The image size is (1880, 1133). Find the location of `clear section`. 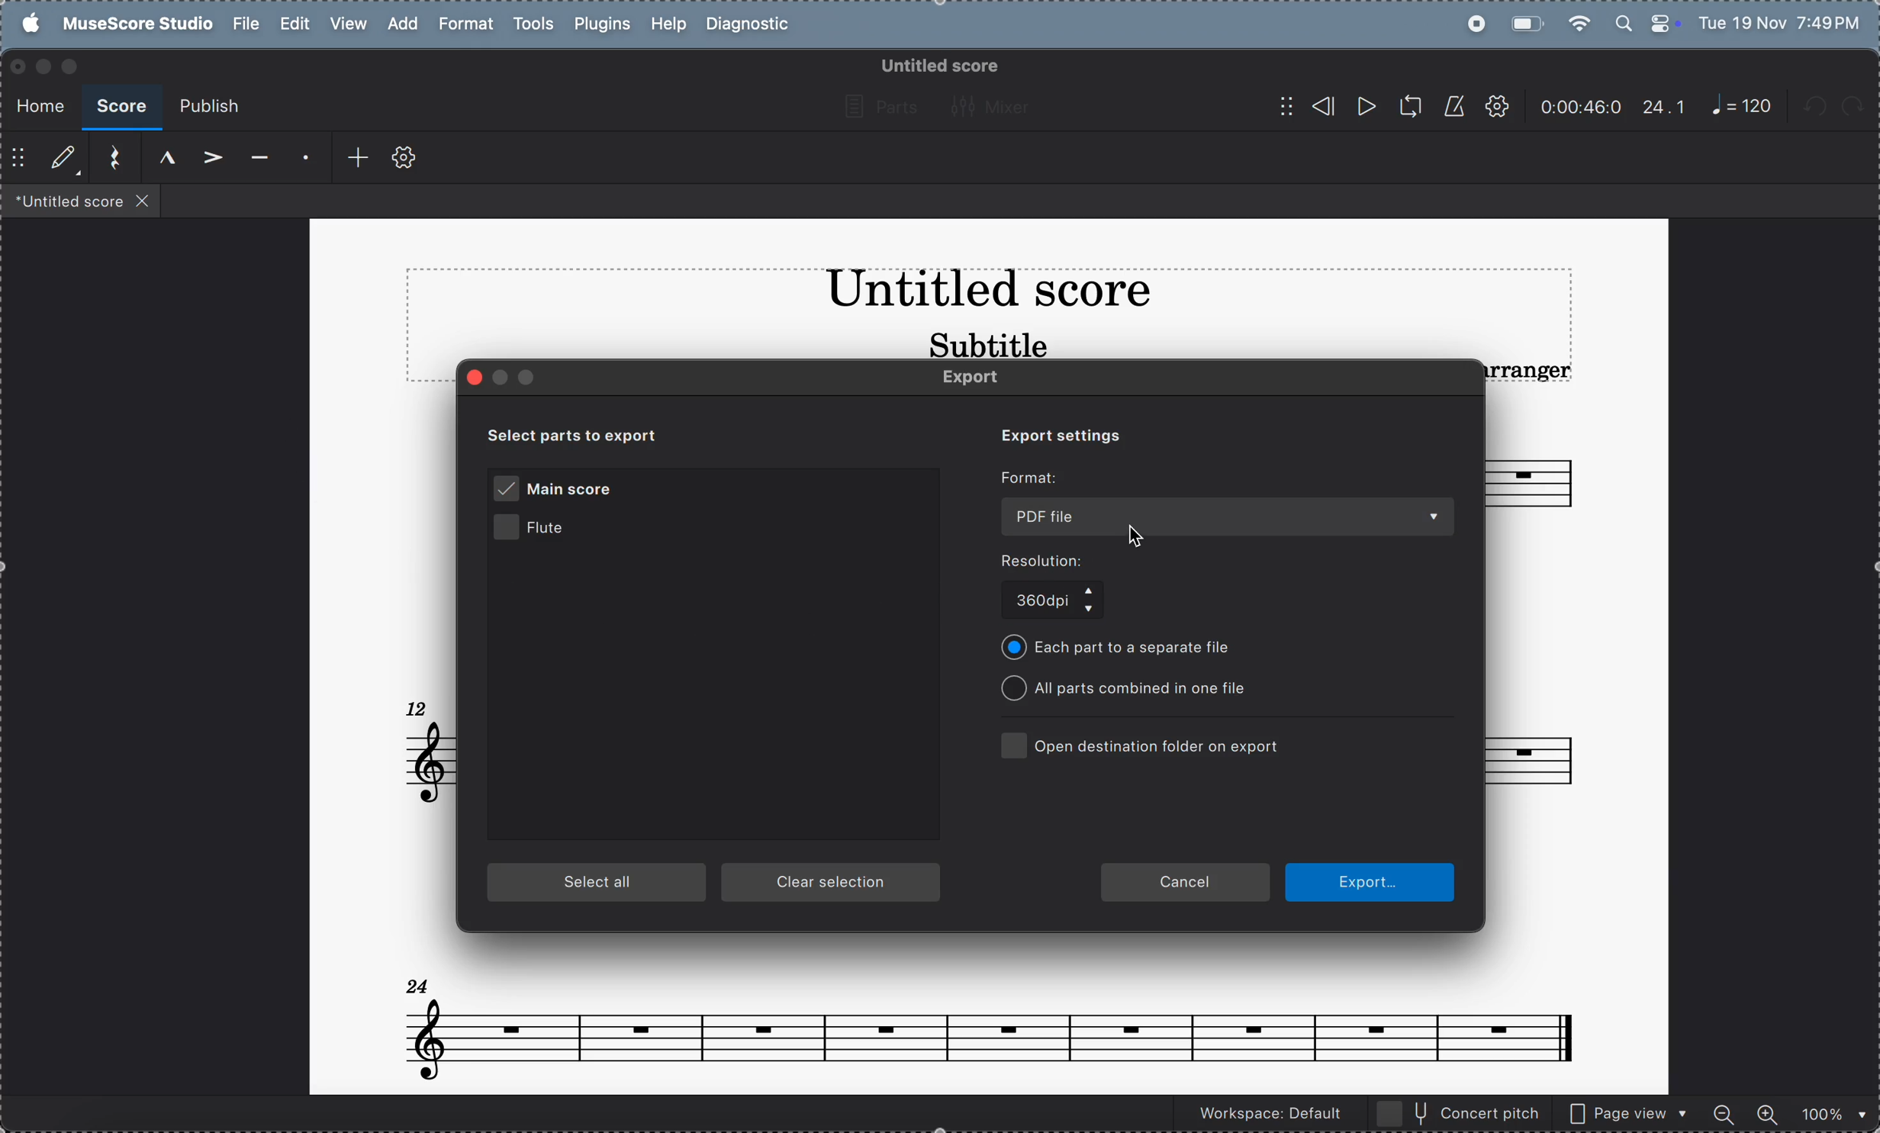

clear section is located at coordinates (833, 884).